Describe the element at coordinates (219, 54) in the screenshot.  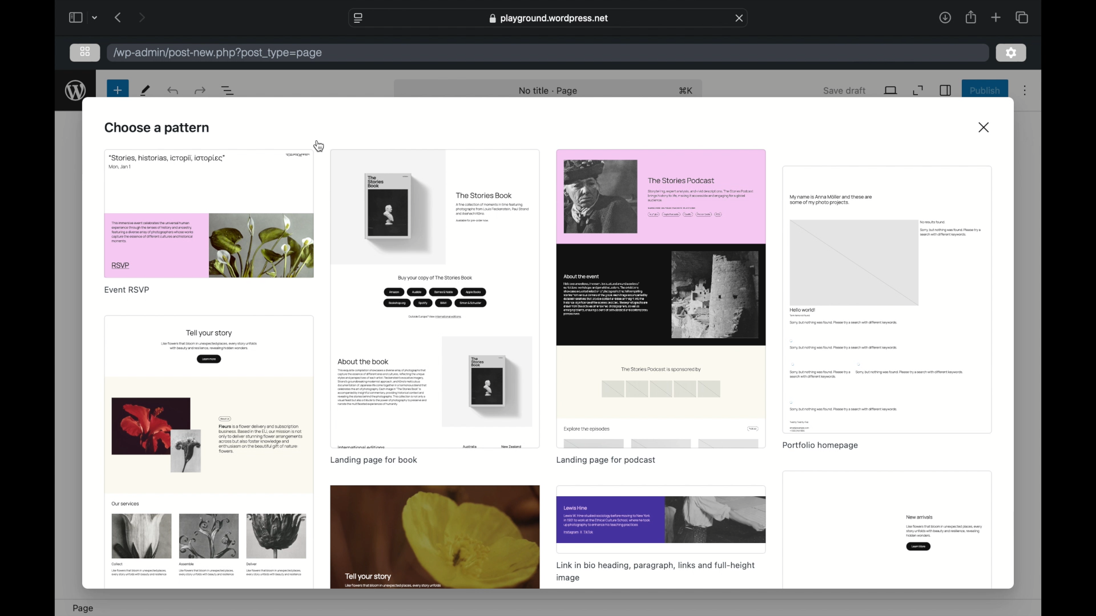
I see `wordpress address` at that location.